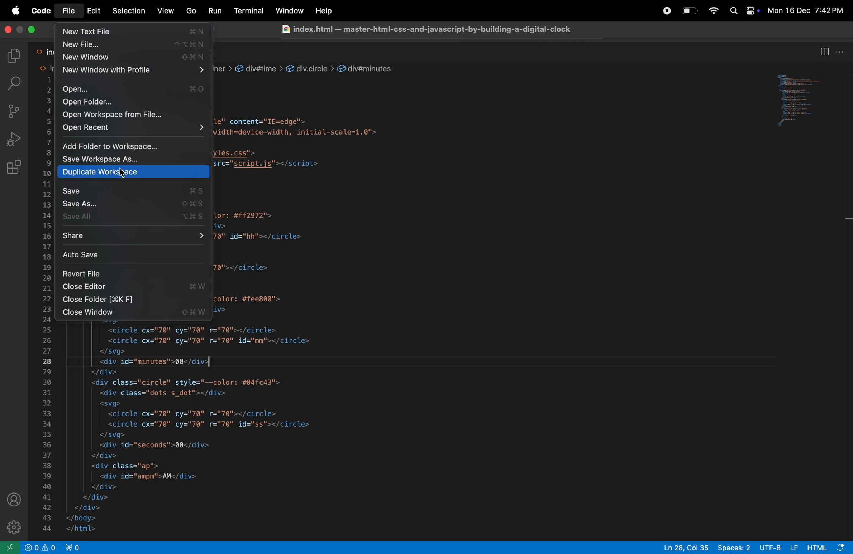  I want to click on UTF 8 LF, so click(777, 547).